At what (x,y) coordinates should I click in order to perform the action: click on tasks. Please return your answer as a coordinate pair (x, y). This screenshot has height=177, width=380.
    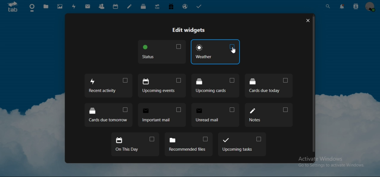
    Looking at the image, I should click on (199, 7).